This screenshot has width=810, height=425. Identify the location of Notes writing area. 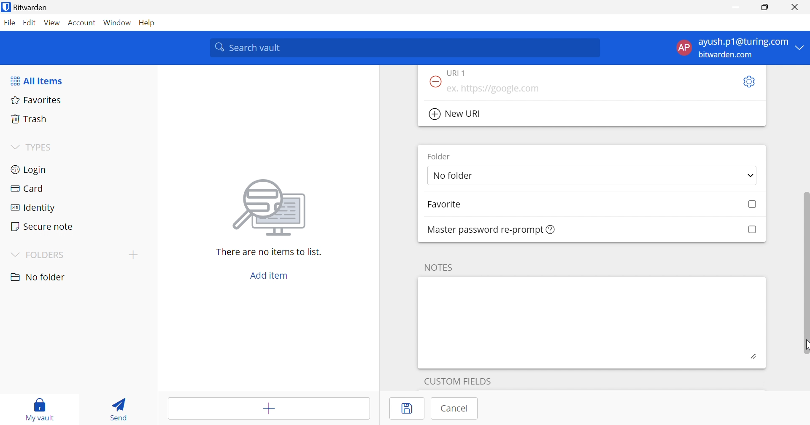
(592, 322).